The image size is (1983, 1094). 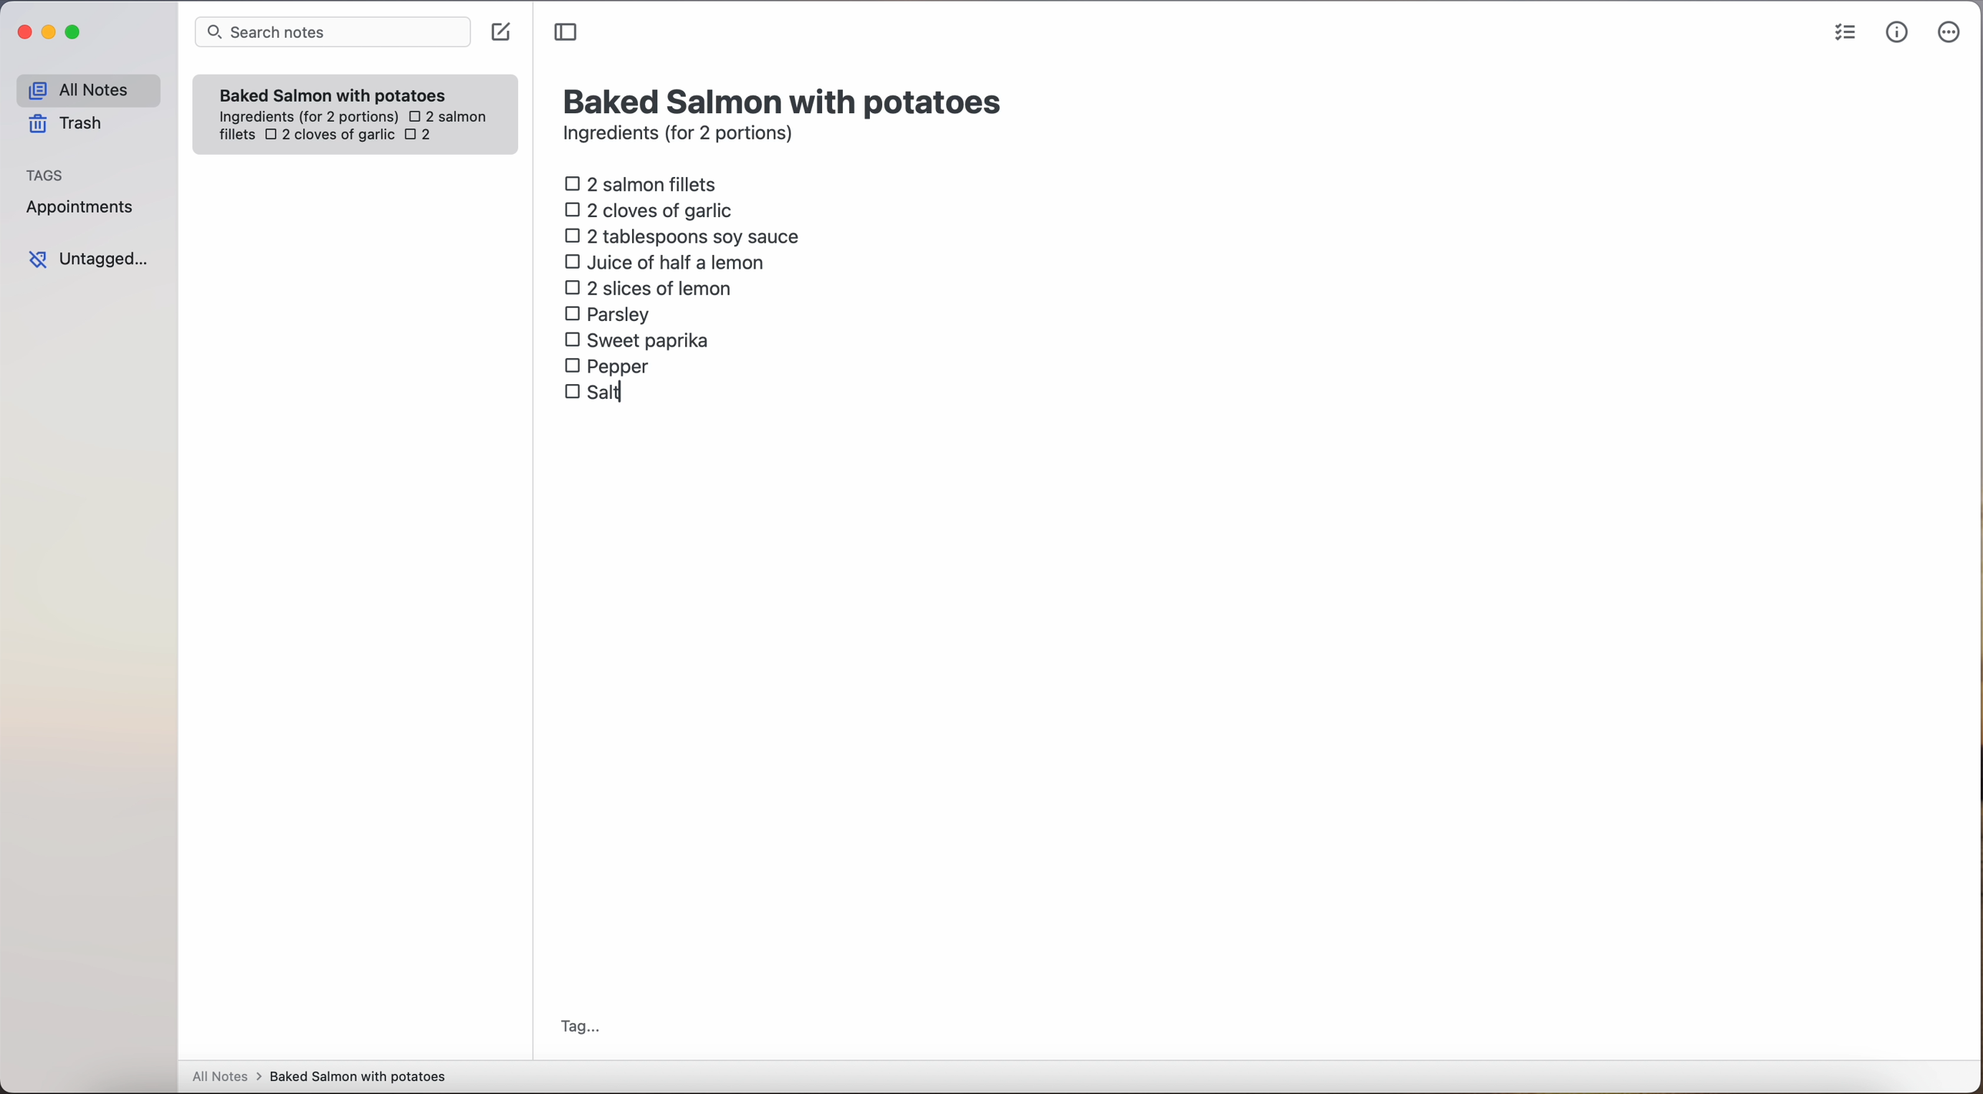 What do you see at coordinates (786, 99) in the screenshot?
I see `title: Baked Salmon with potatoes` at bounding box center [786, 99].